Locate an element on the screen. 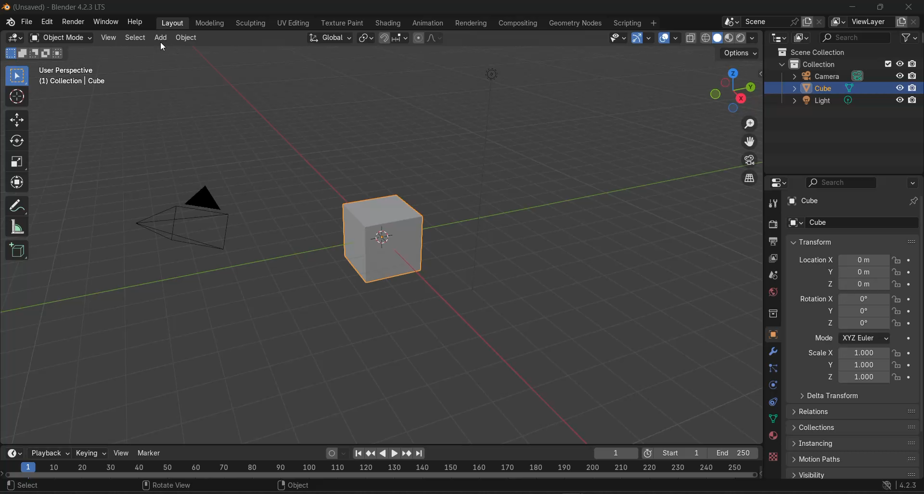 Image resolution: width=924 pixels, height=494 pixels. texture paint is located at coordinates (341, 22).